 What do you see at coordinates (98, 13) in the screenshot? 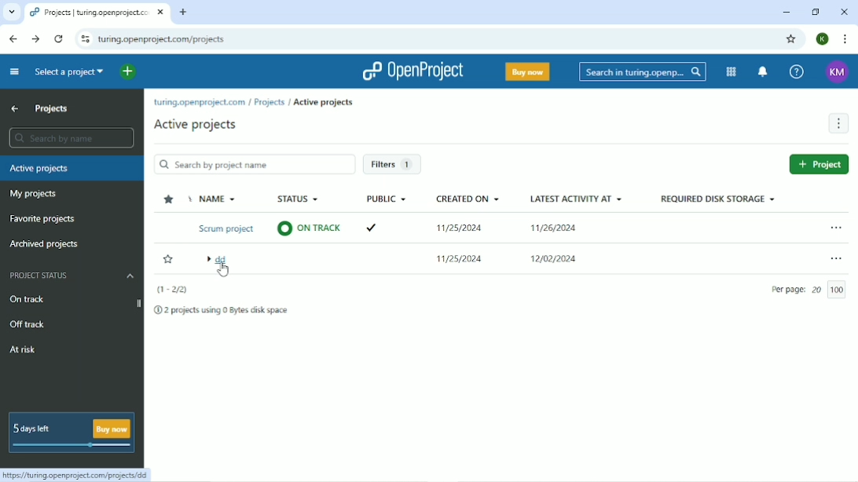
I see `Projects turing openpropect.-` at bounding box center [98, 13].